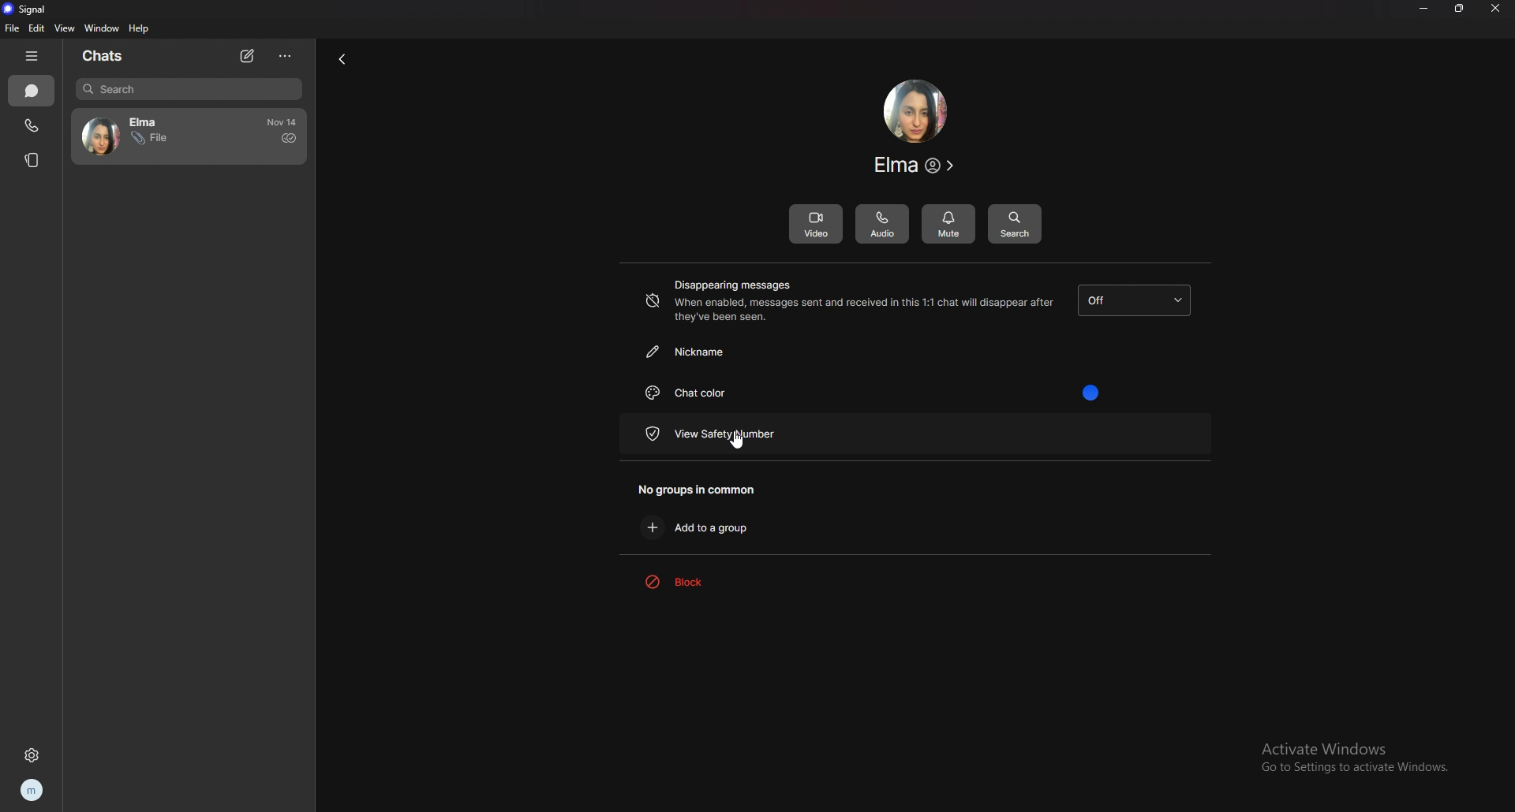 The width and height of the screenshot is (1515, 812). What do you see at coordinates (883, 222) in the screenshot?
I see `audio` at bounding box center [883, 222].